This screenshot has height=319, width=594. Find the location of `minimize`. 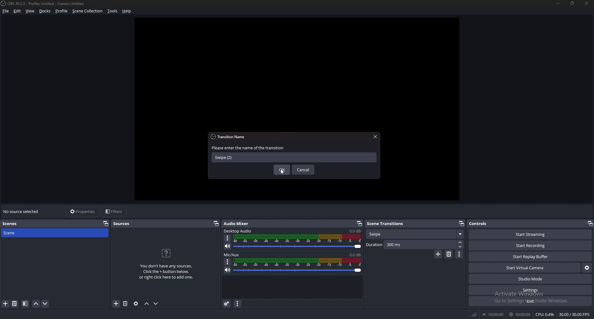

minimize is located at coordinates (558, 4).